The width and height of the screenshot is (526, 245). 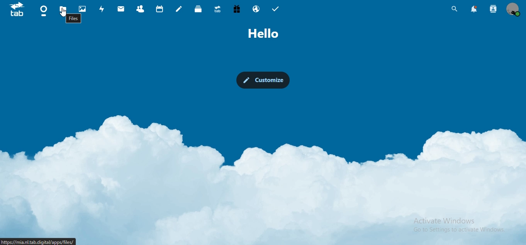 What do you see at coordinates (161, 9) in the screenshot?
I see `calendar` at bounding box center [161, 9].